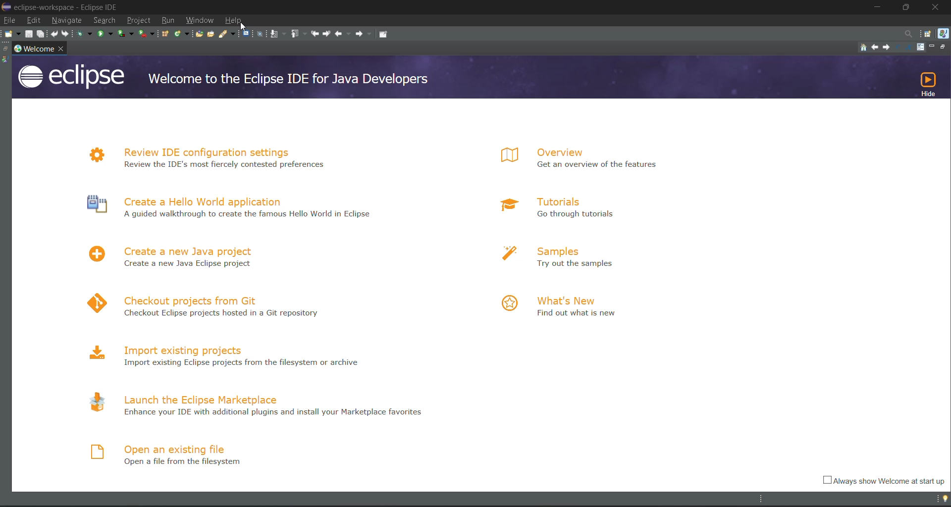 This screenshot has width=951, height=507. Describe the element at coordinates (363, 34) in the screenshot. I see `forward` at that location.